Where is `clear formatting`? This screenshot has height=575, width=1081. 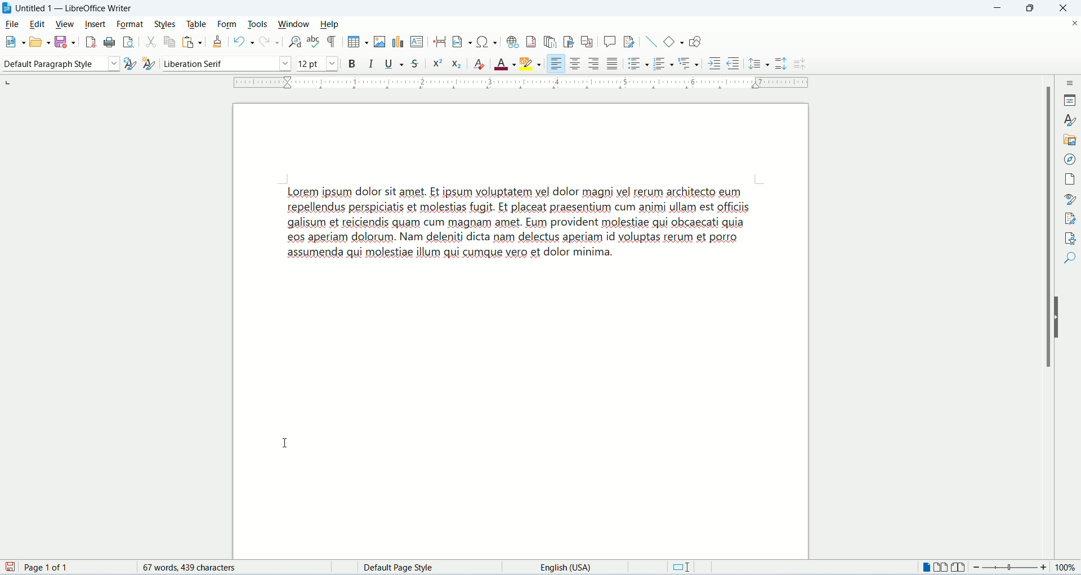 clear formatting is located at coordinates (478, 64).